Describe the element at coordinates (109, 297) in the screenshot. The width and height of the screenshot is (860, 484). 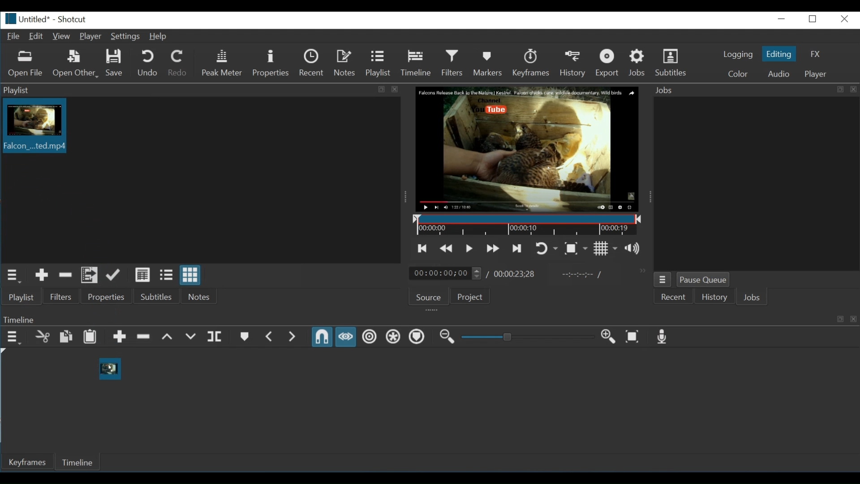
I see `Properties` at that location.